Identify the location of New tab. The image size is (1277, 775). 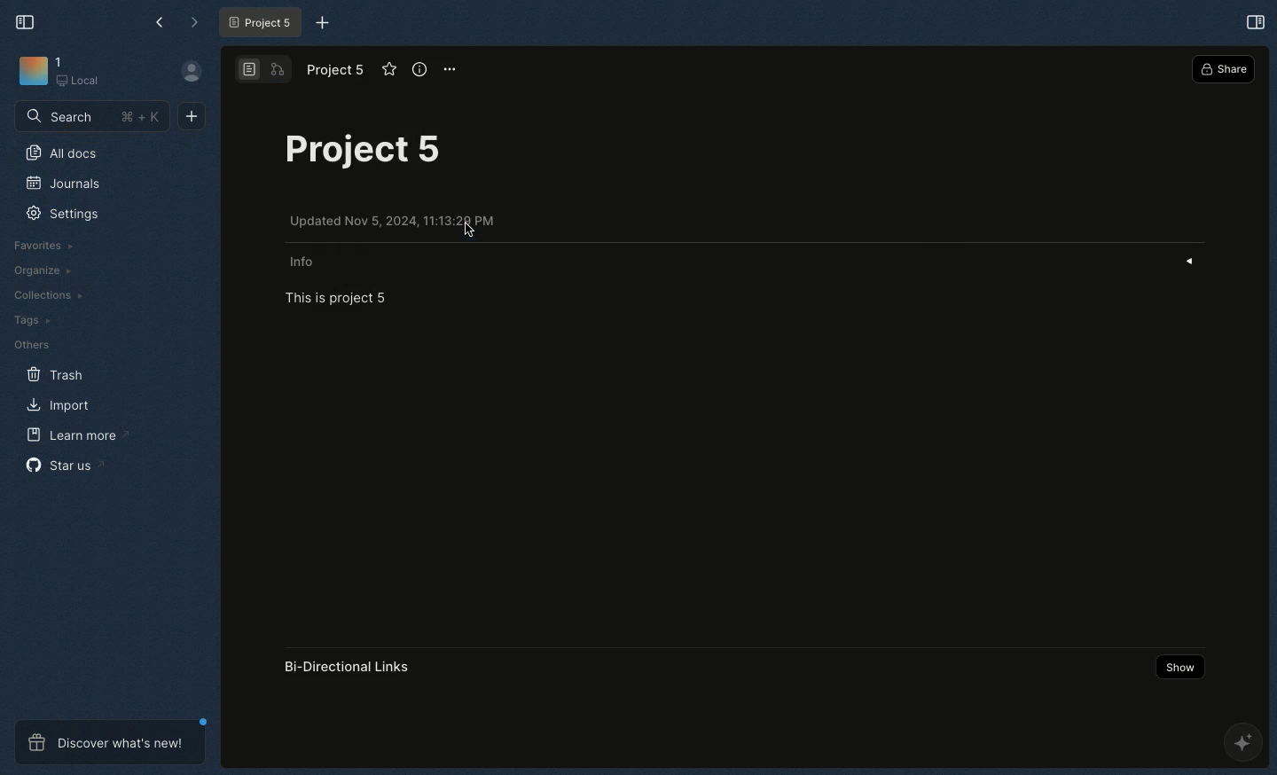
(321, 23).